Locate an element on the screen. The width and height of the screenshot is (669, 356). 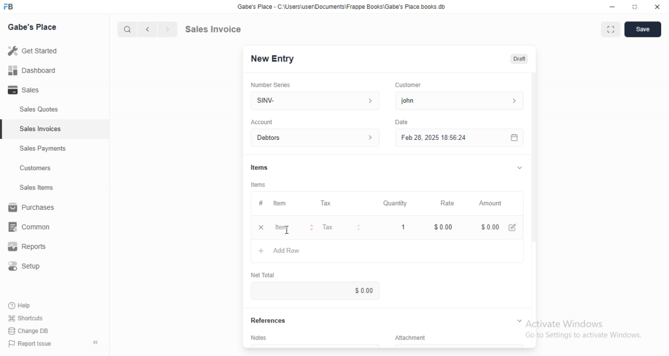
Shortcuts is located at coordinates (32, 317).